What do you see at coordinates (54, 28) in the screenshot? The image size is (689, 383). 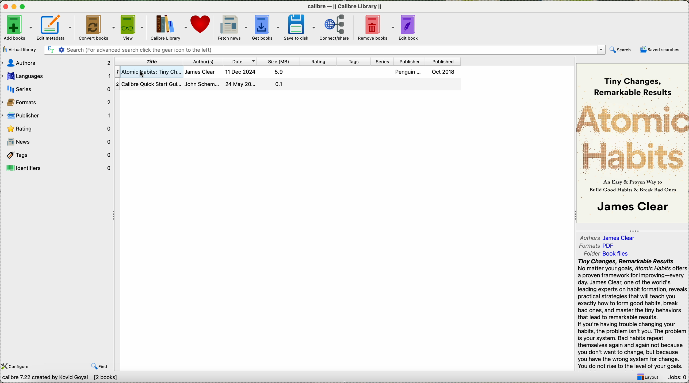 I see `edit metadata` at bounding box center [54, 28].